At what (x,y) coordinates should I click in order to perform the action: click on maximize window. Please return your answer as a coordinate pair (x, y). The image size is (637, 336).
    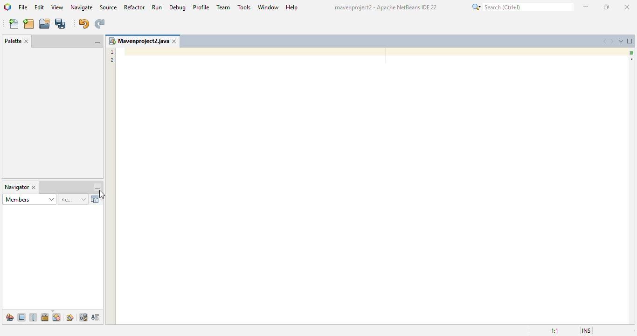
    Looking at the image, I should click on (630, 41).